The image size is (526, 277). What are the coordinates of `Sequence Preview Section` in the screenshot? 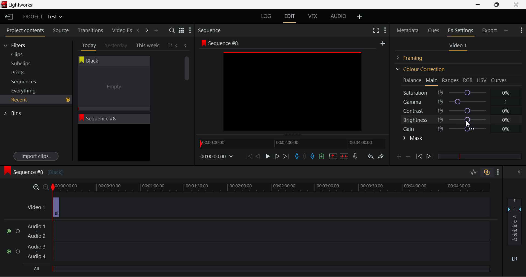 It's located at (211, 31).